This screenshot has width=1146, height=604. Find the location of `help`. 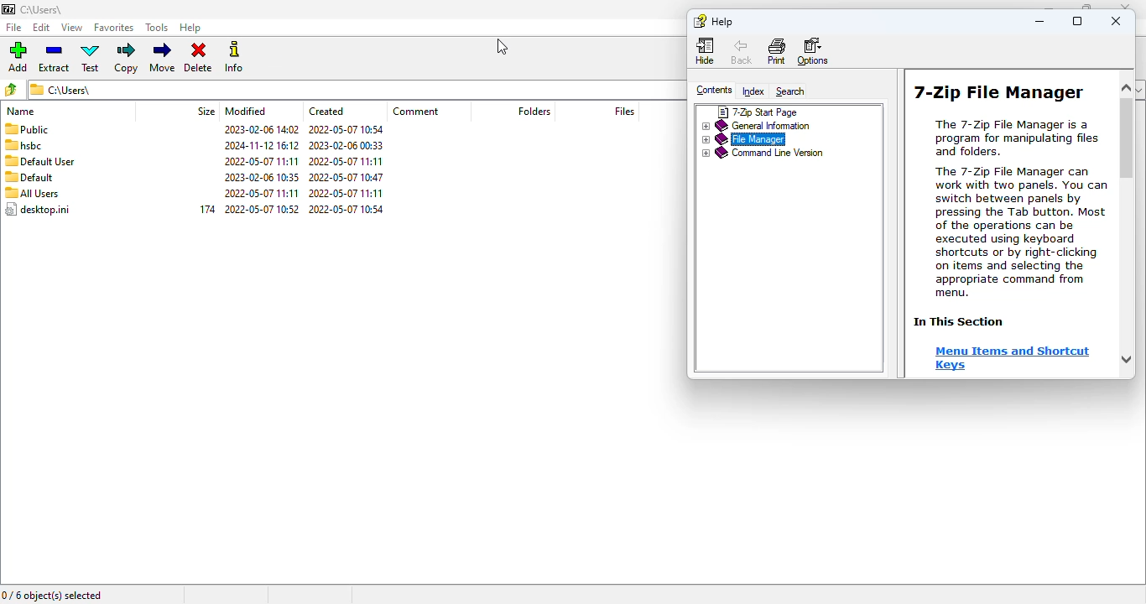

help is located at coordinates (190, 29).